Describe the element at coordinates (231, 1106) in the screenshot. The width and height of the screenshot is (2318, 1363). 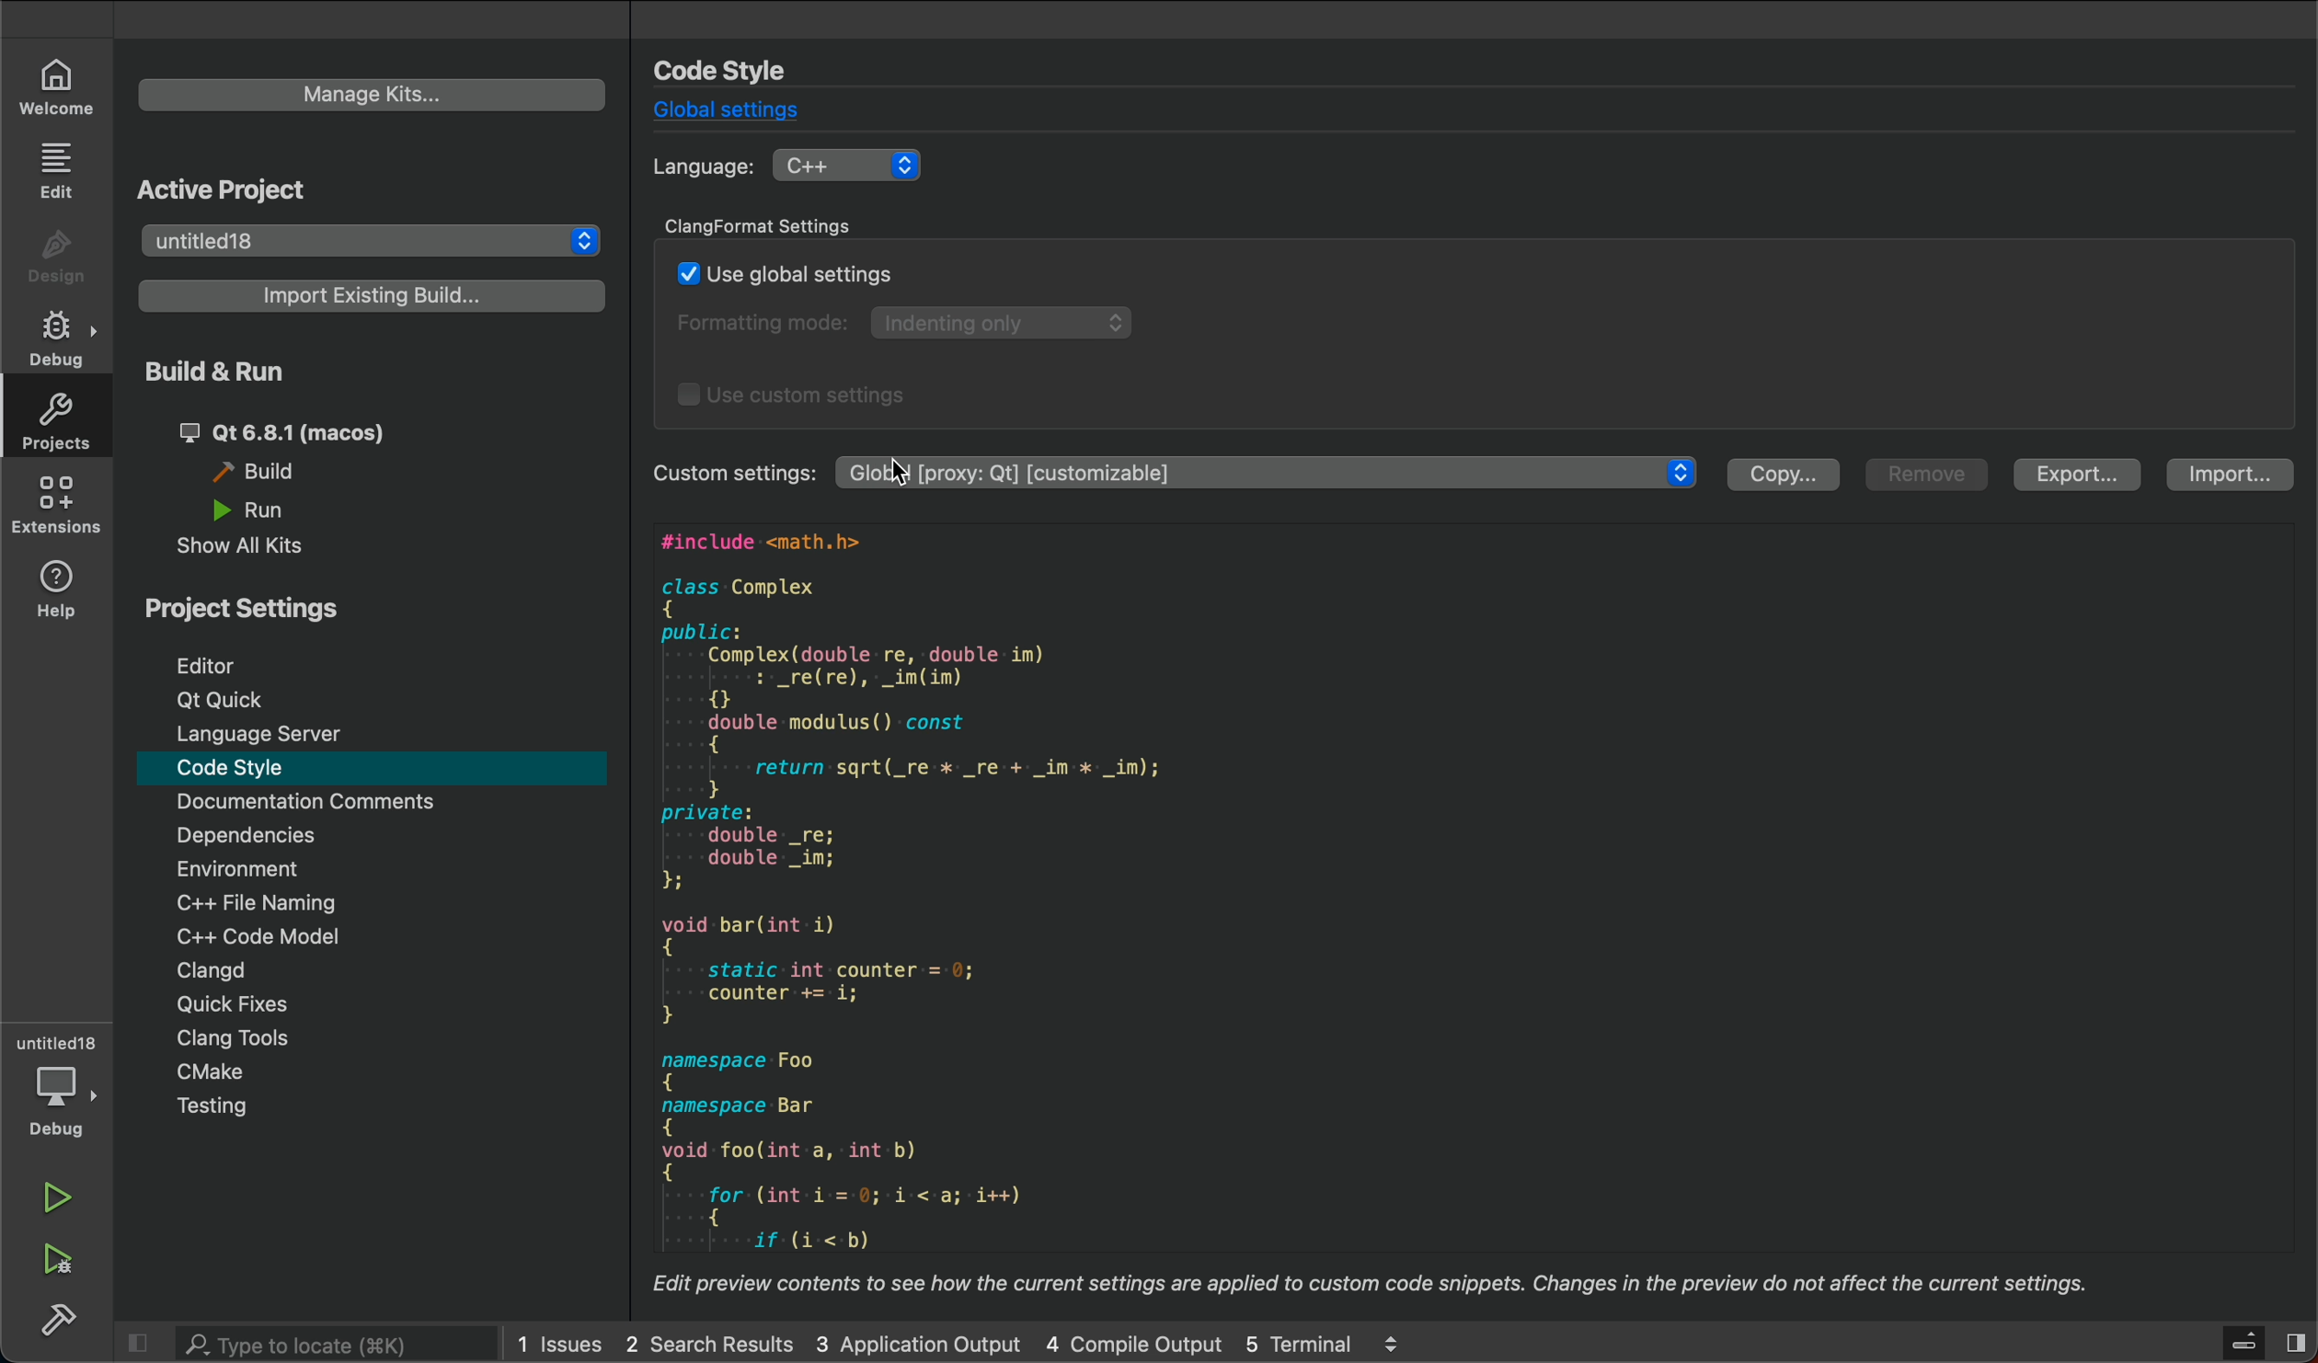
I see `Testing ` at that location.